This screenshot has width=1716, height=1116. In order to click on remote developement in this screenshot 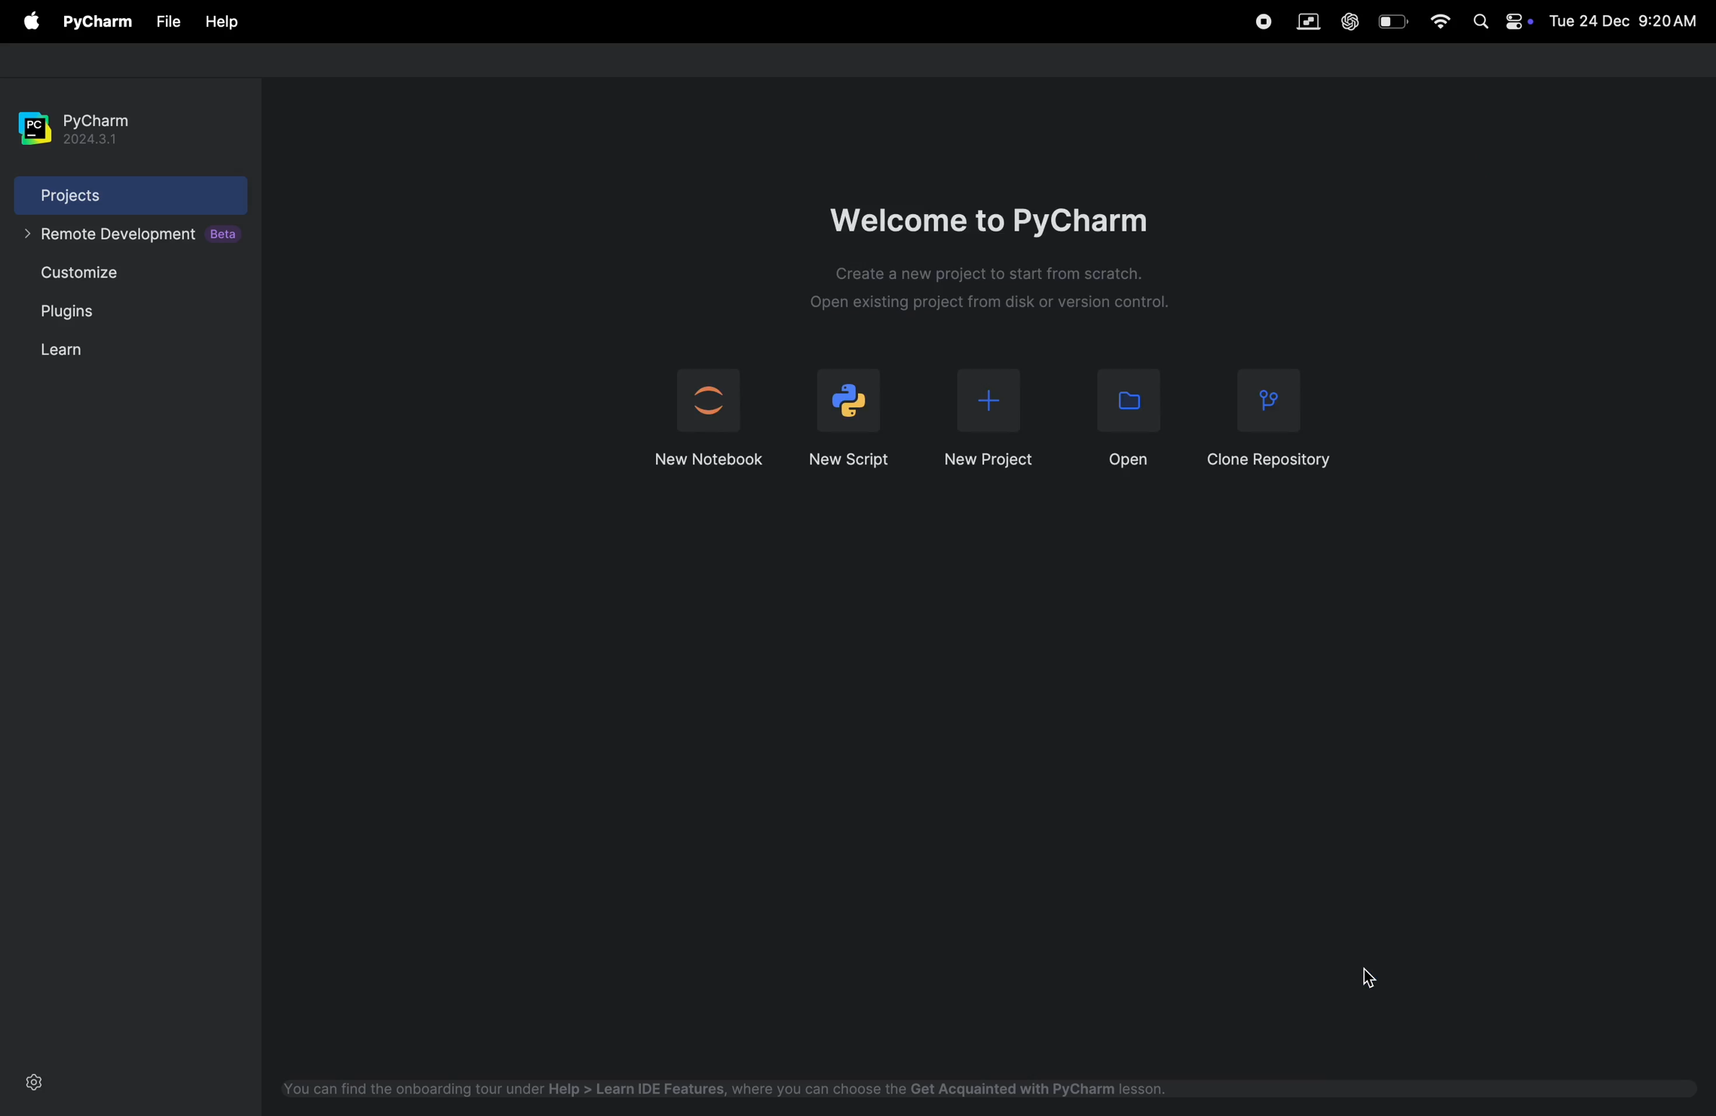, I will do `click(136, 235)`.